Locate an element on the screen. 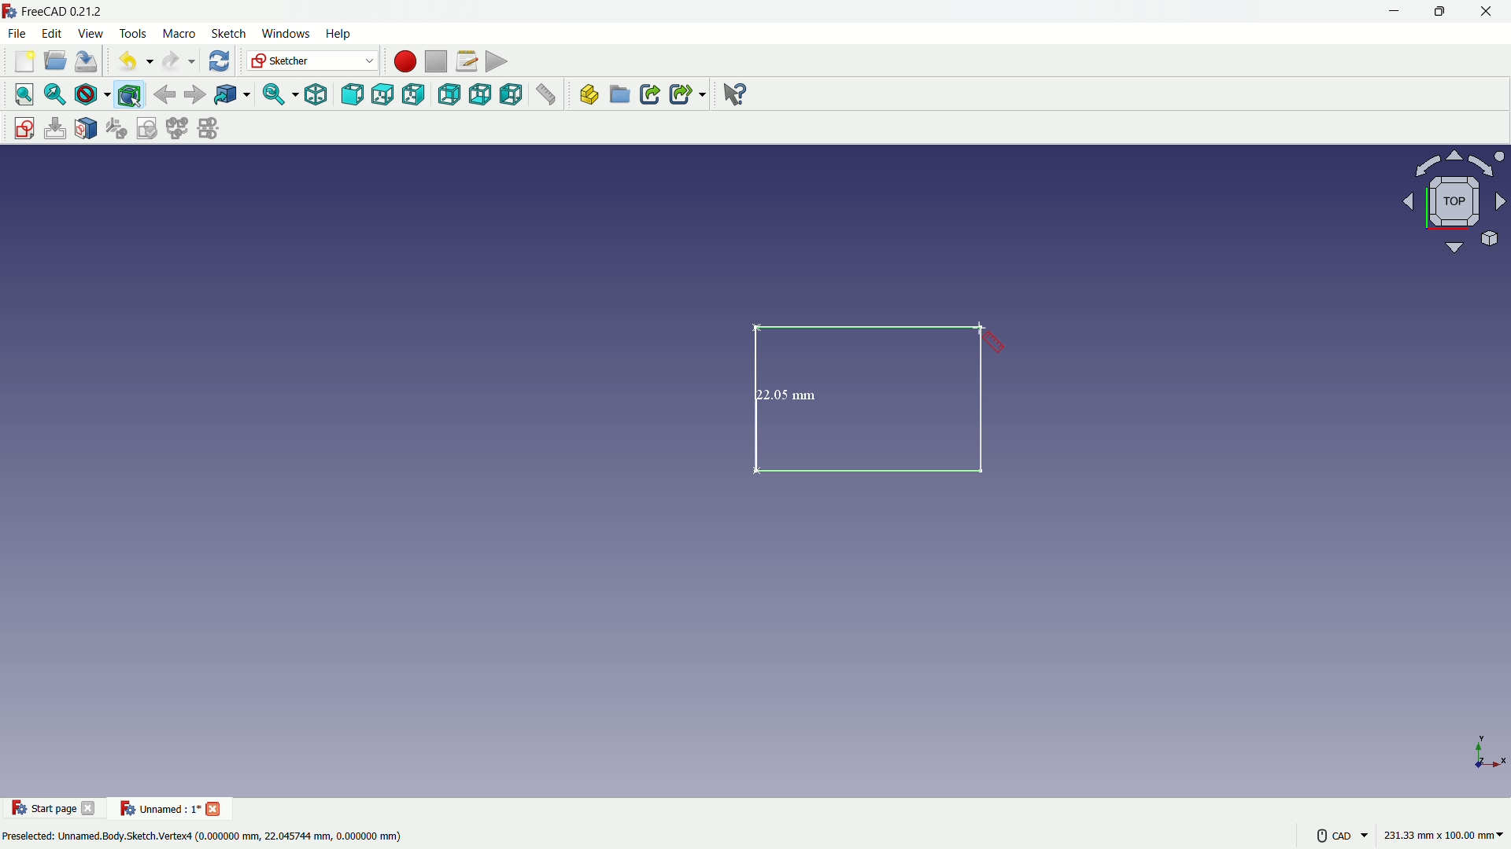 This screenshot has height=849, width=1511. create part is located at coordinates (586, 97).